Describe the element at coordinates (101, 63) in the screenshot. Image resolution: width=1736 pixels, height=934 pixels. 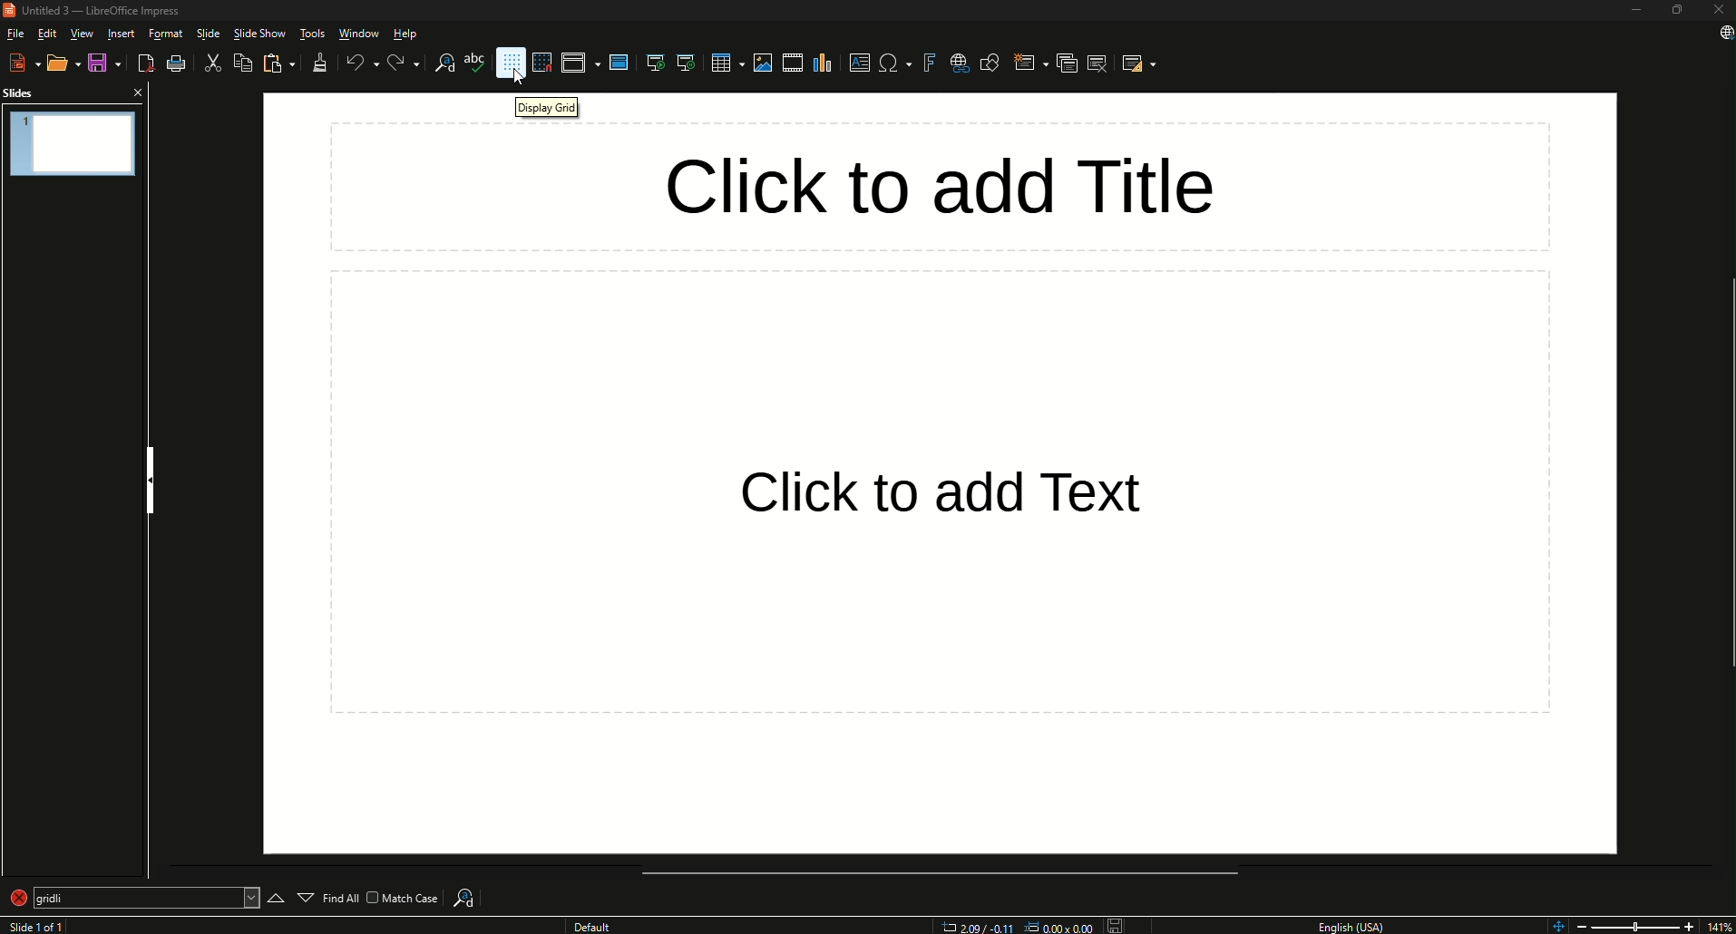
I see `Save` at that location.